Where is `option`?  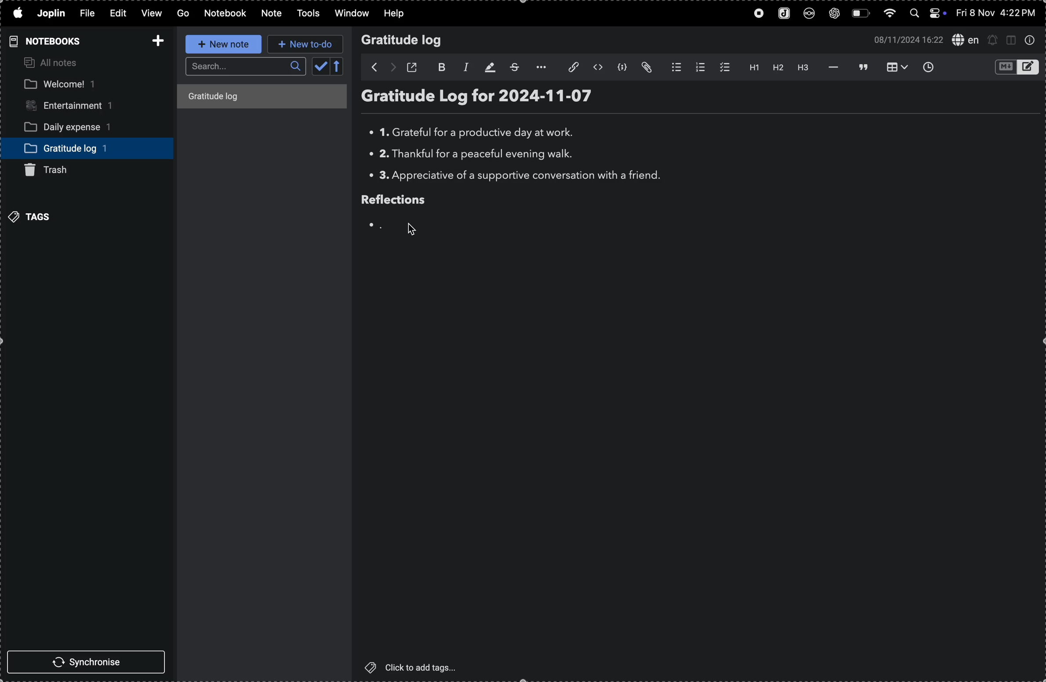 option is located at coordinates (542, 67).